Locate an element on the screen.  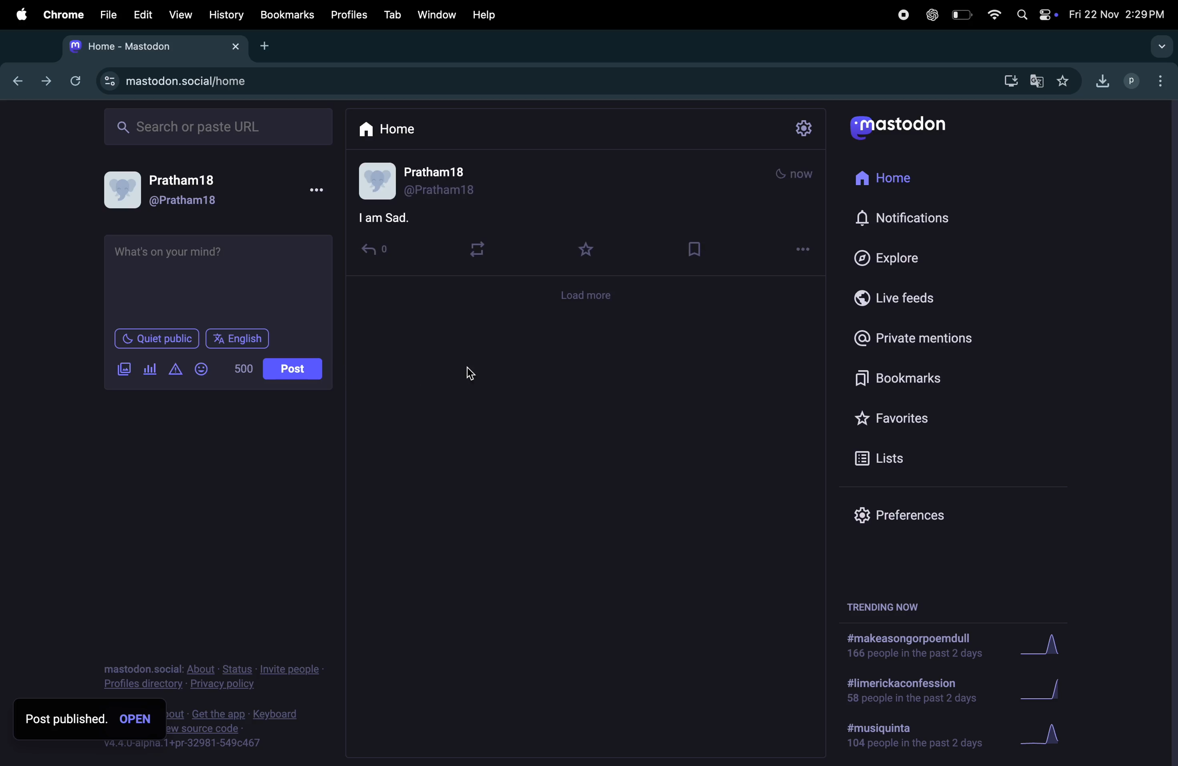
refresh is located at coordinates (75, 81).